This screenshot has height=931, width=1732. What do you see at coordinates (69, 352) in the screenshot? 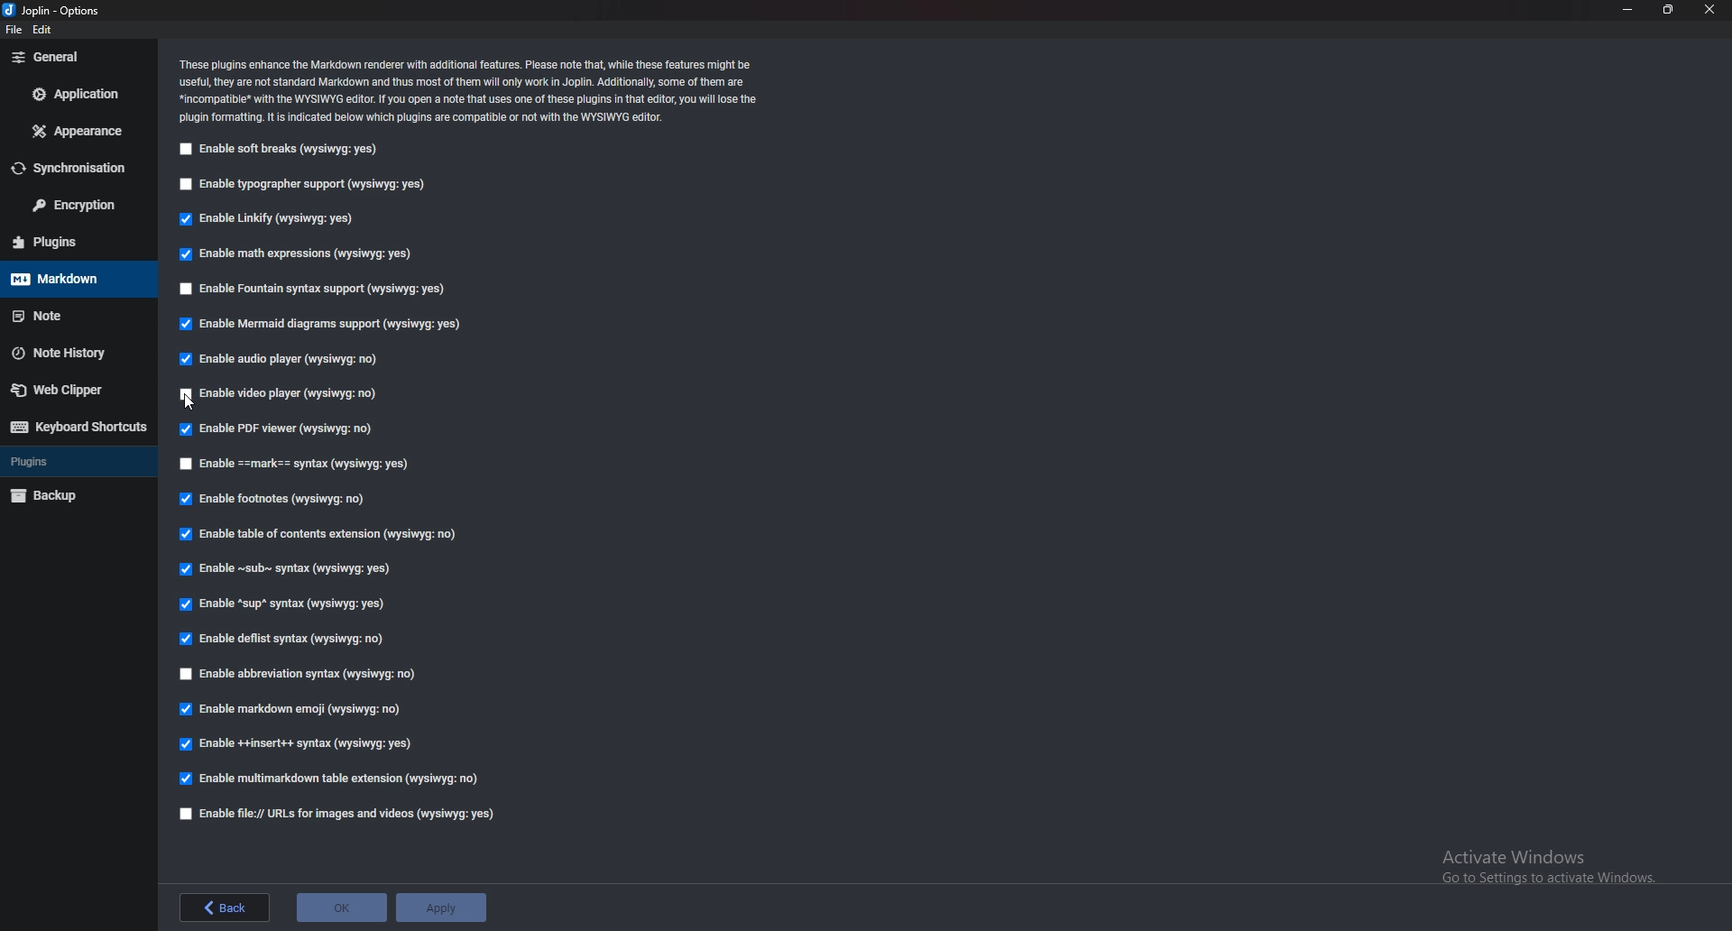
I see `Note history` at bounding box center [69, 352].